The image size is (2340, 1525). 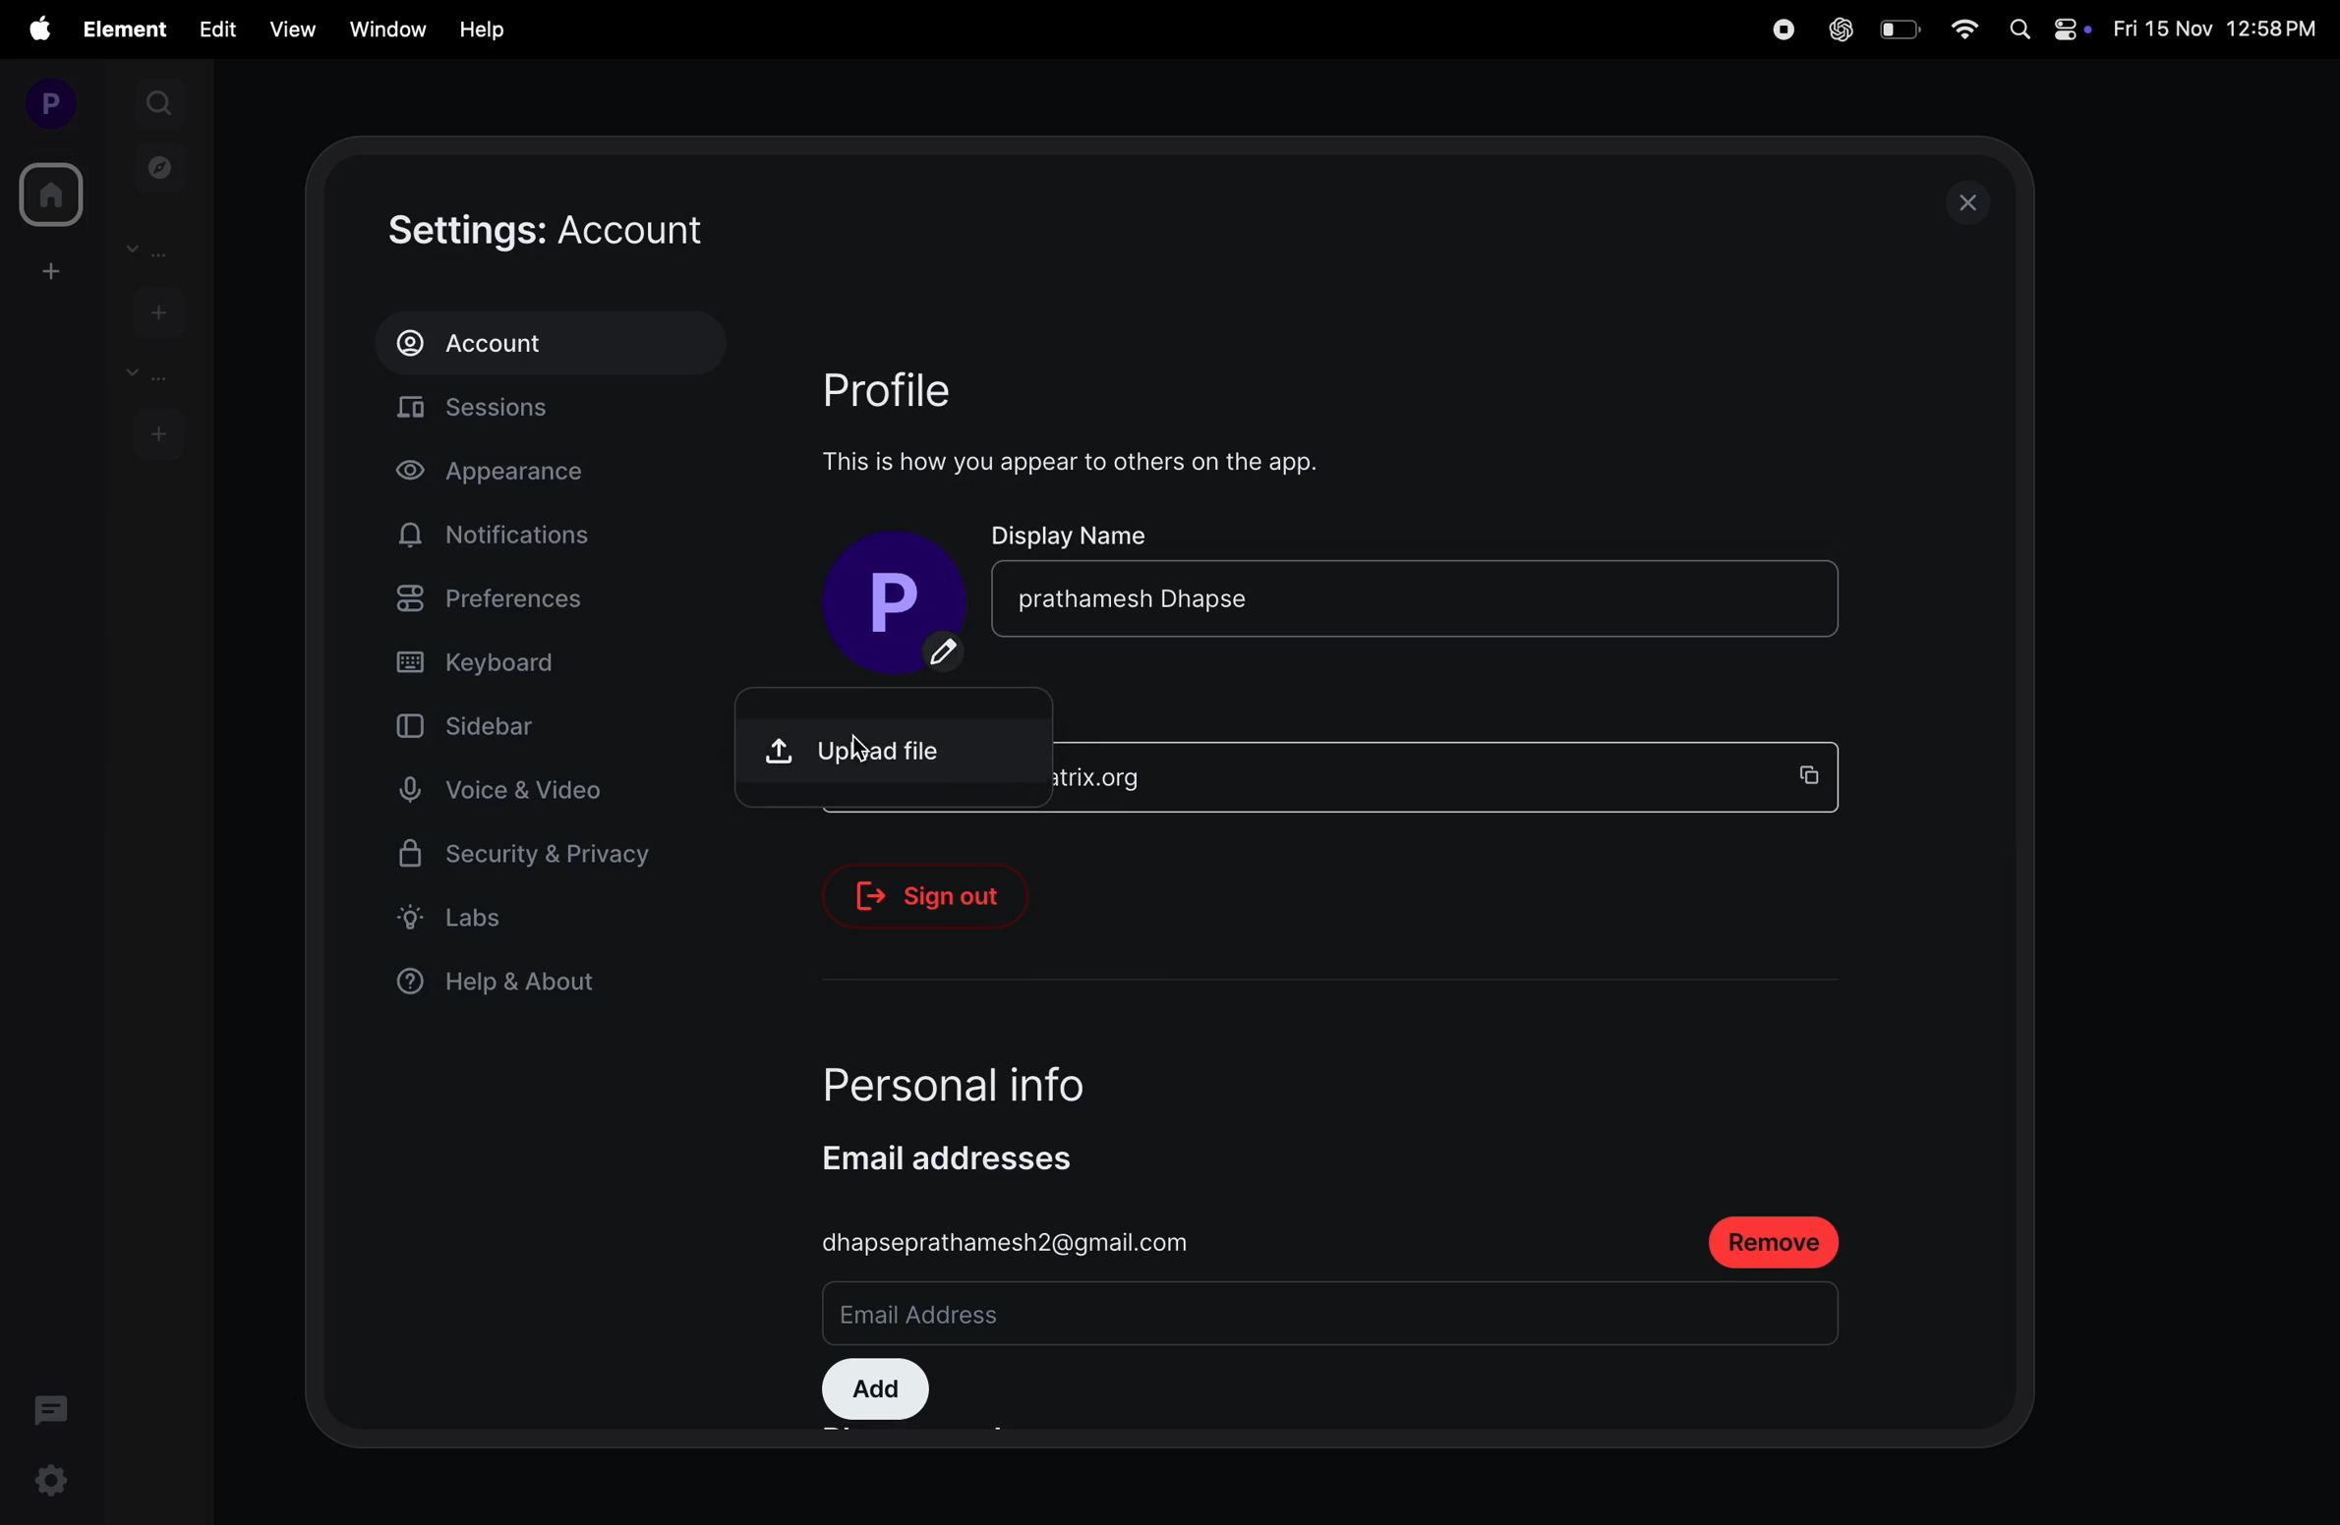 I want to click on search1, so click(x=161, y=100).